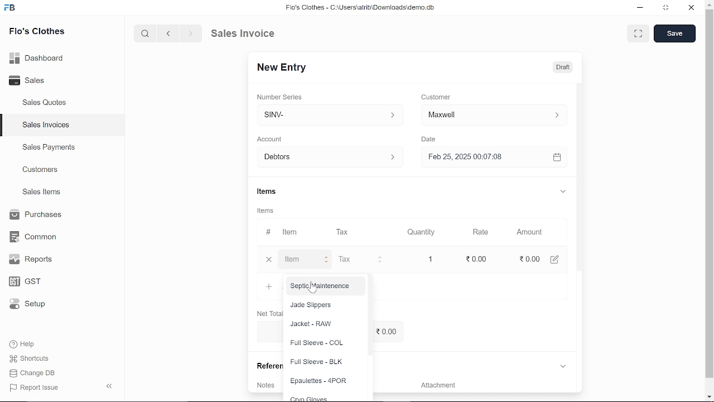  I want to click on Sales Quotes, so click(46, 104).